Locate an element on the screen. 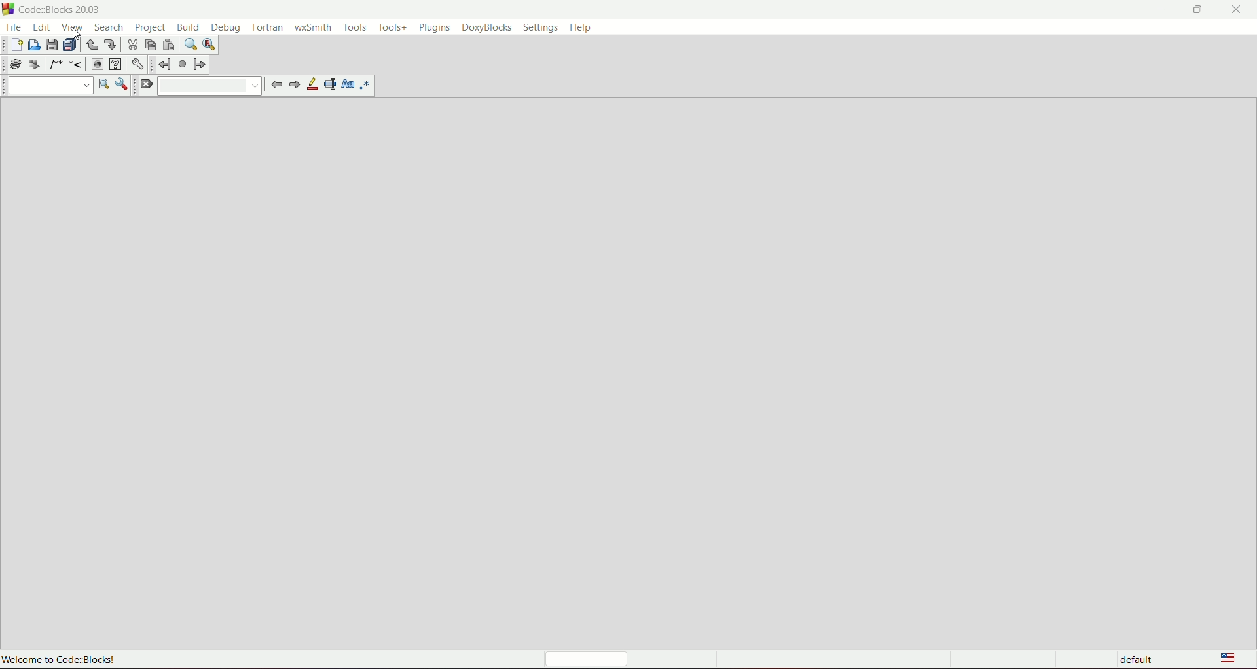 Image resolution: width=1257 pixels, height=669 pixels. open is located at coordinates (34, 45).